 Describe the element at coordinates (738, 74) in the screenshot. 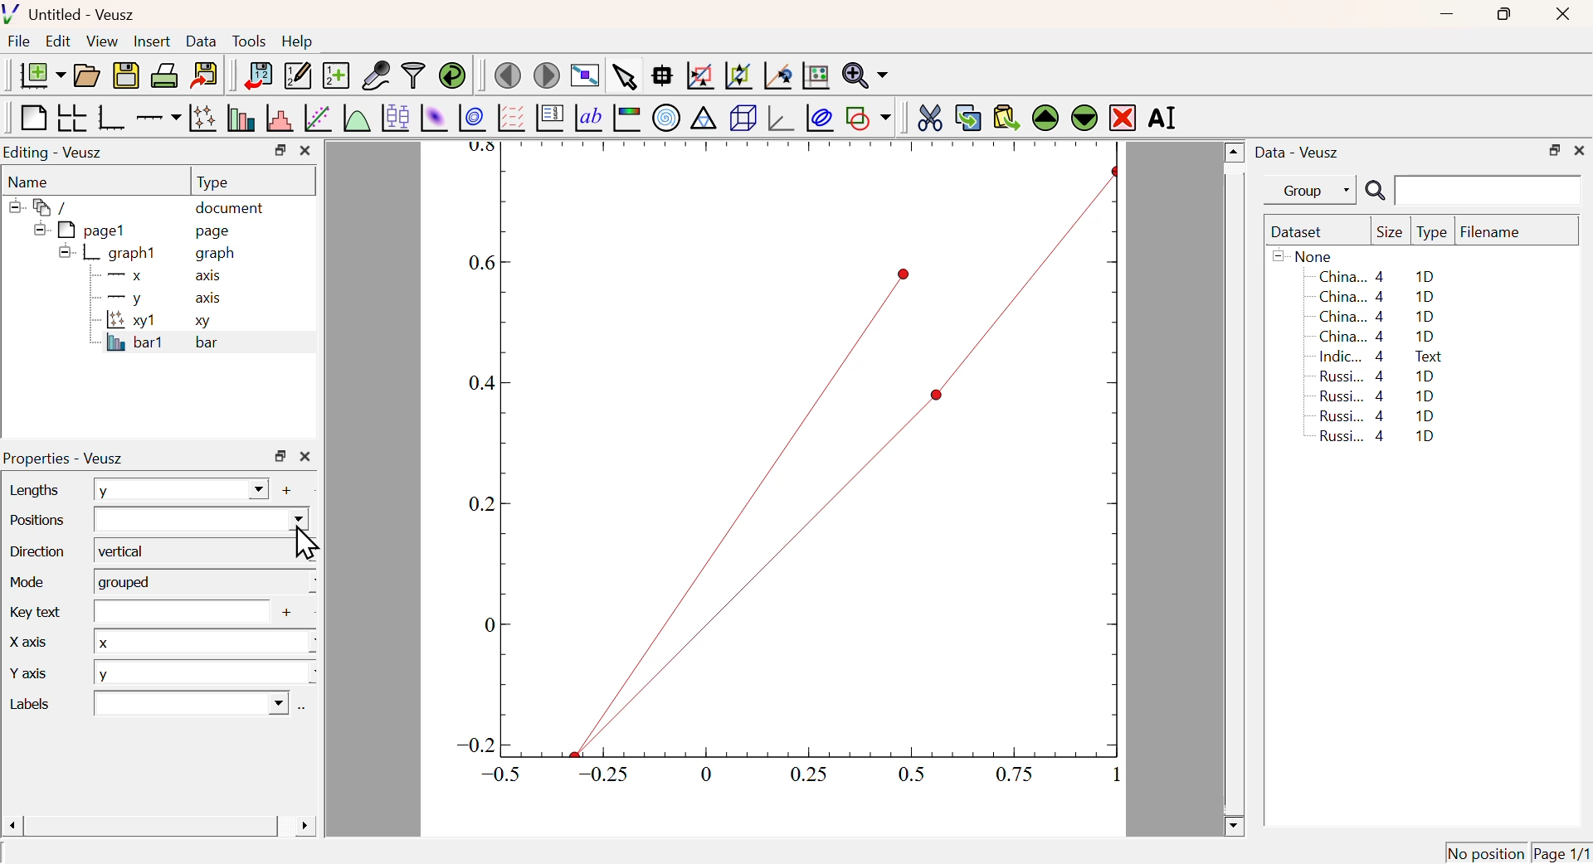

I see `Zoom out graph axis` at that location.